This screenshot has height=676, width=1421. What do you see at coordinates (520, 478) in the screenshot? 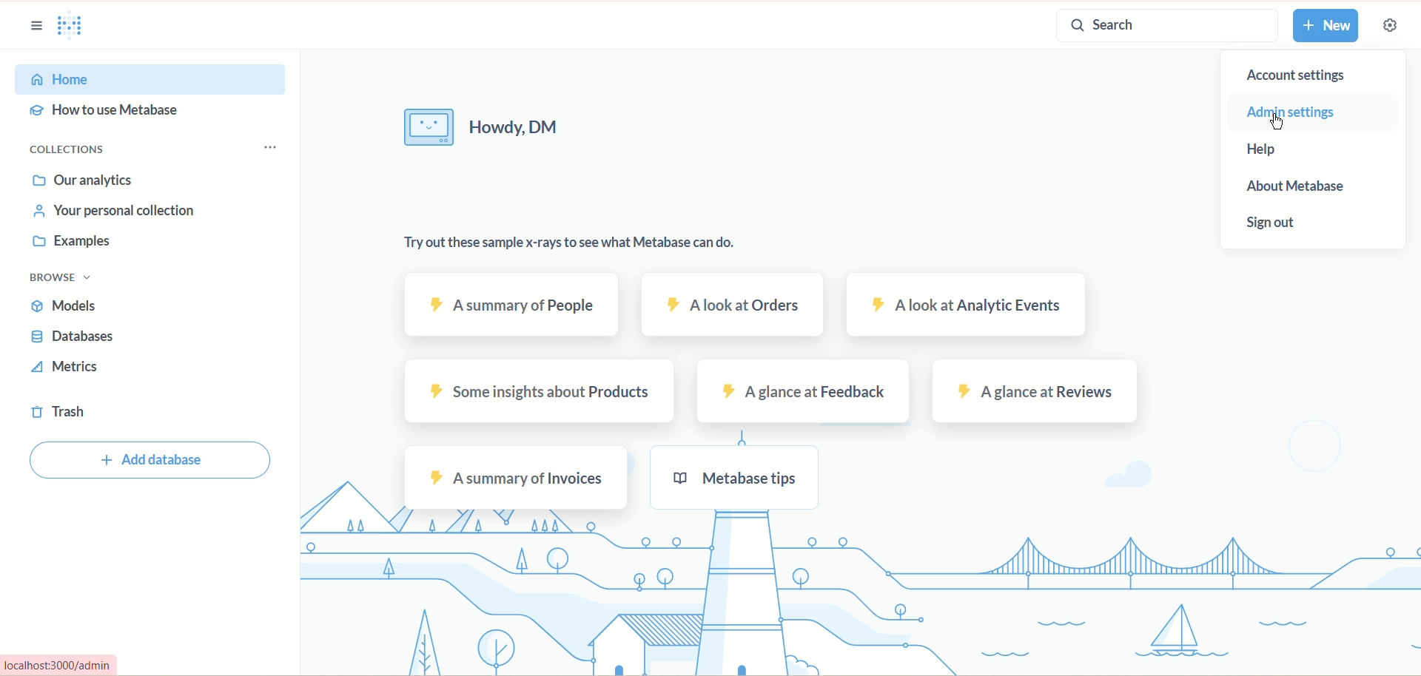
I see `a summary of invoices` at bounding box center [520, 478].